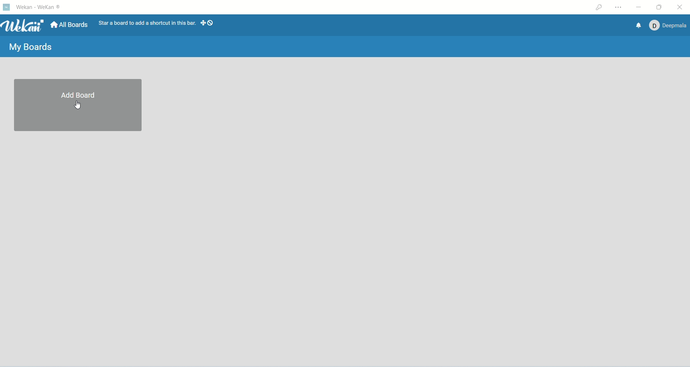  Describe the element at coordinates (202, 24) in the screenshot. I see `show-desktop-drag-handles` at that location.